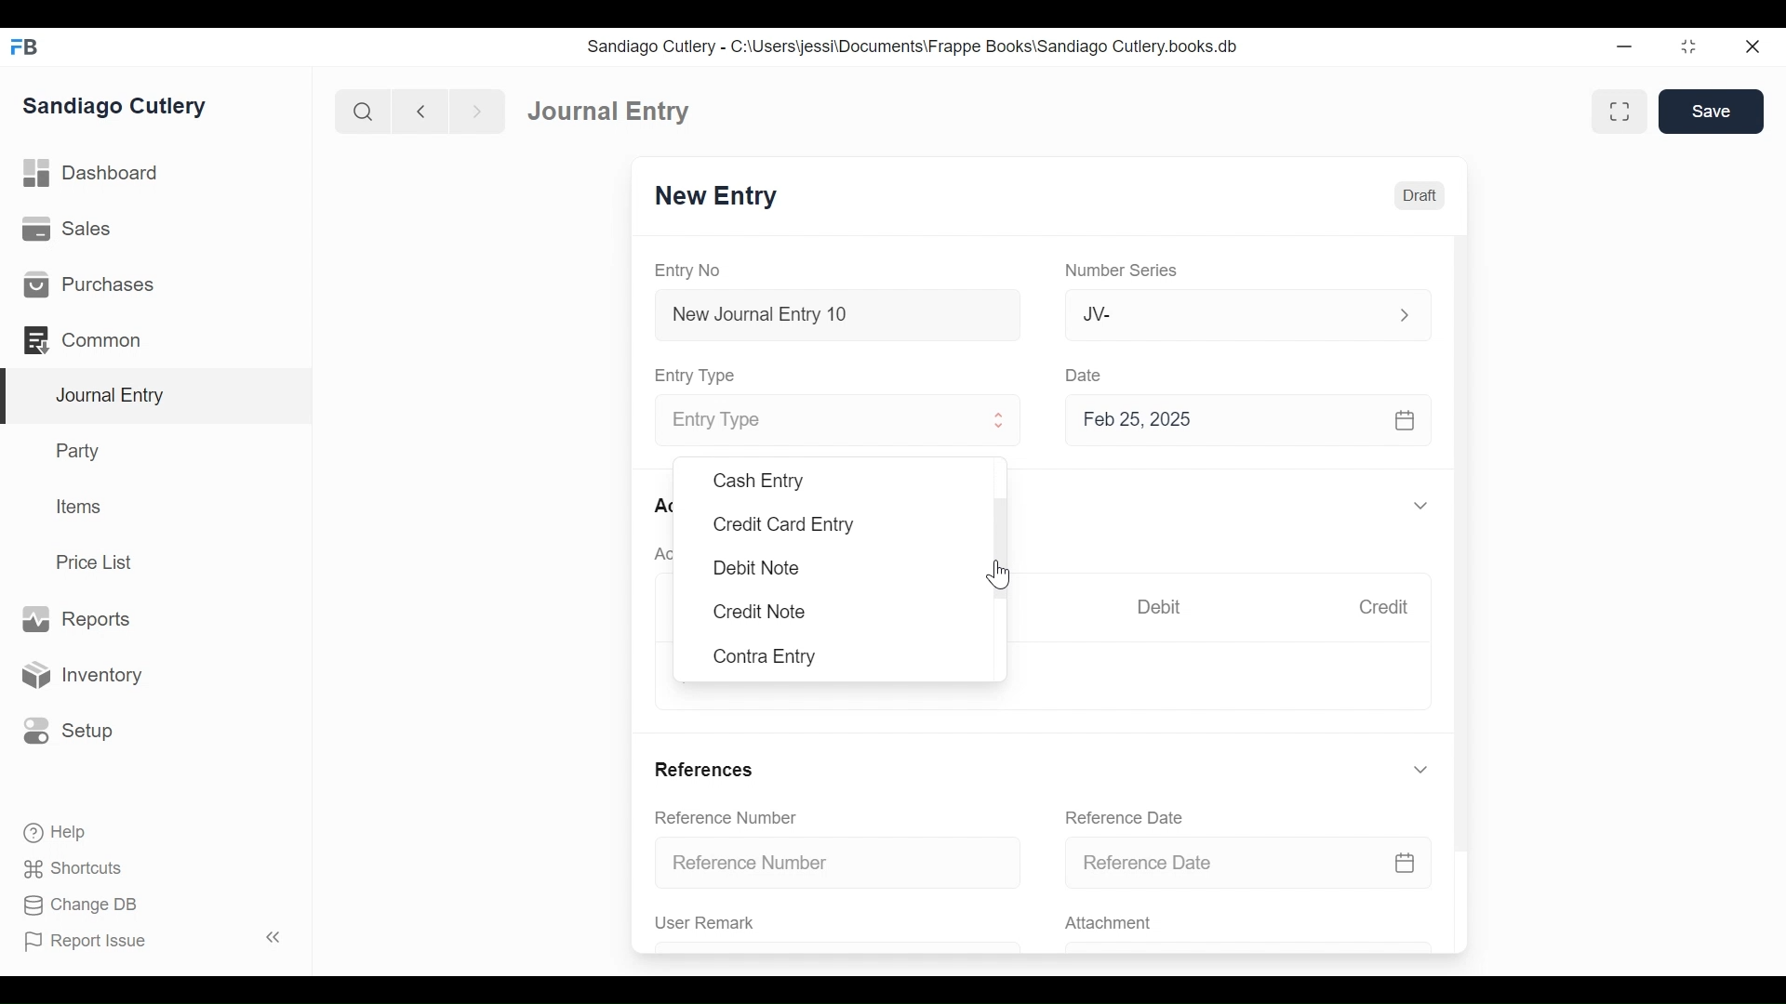  I want to click on Number Series, so click(1125, 271).